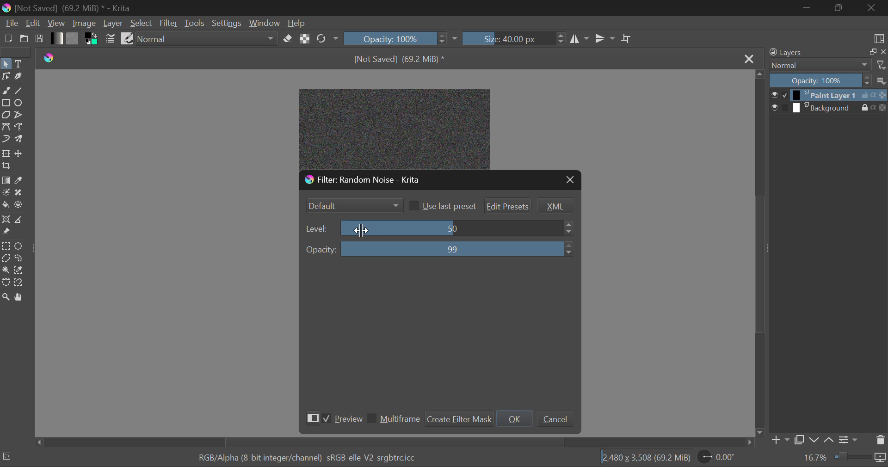  What do you see at coordinates (19, 63) in the screenshot?
I see `Text` at bounding box center [19, 63].